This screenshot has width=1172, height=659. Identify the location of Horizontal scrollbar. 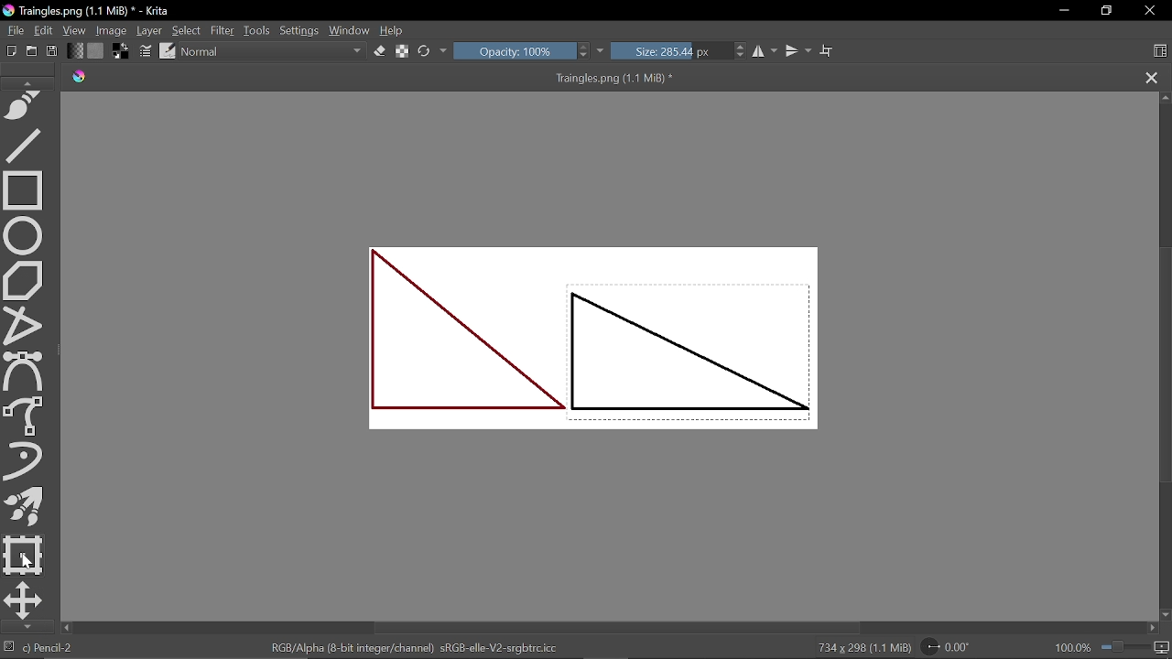
(618, 628).